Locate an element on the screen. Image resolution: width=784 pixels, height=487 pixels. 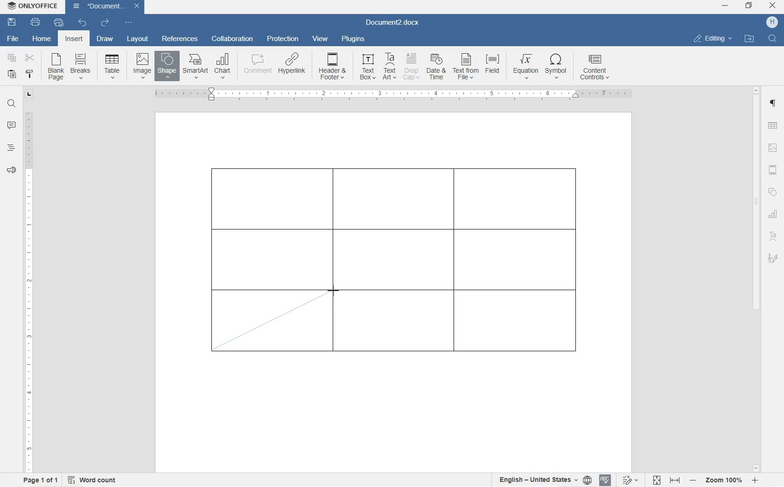
find is located at coordinates (12, 104).